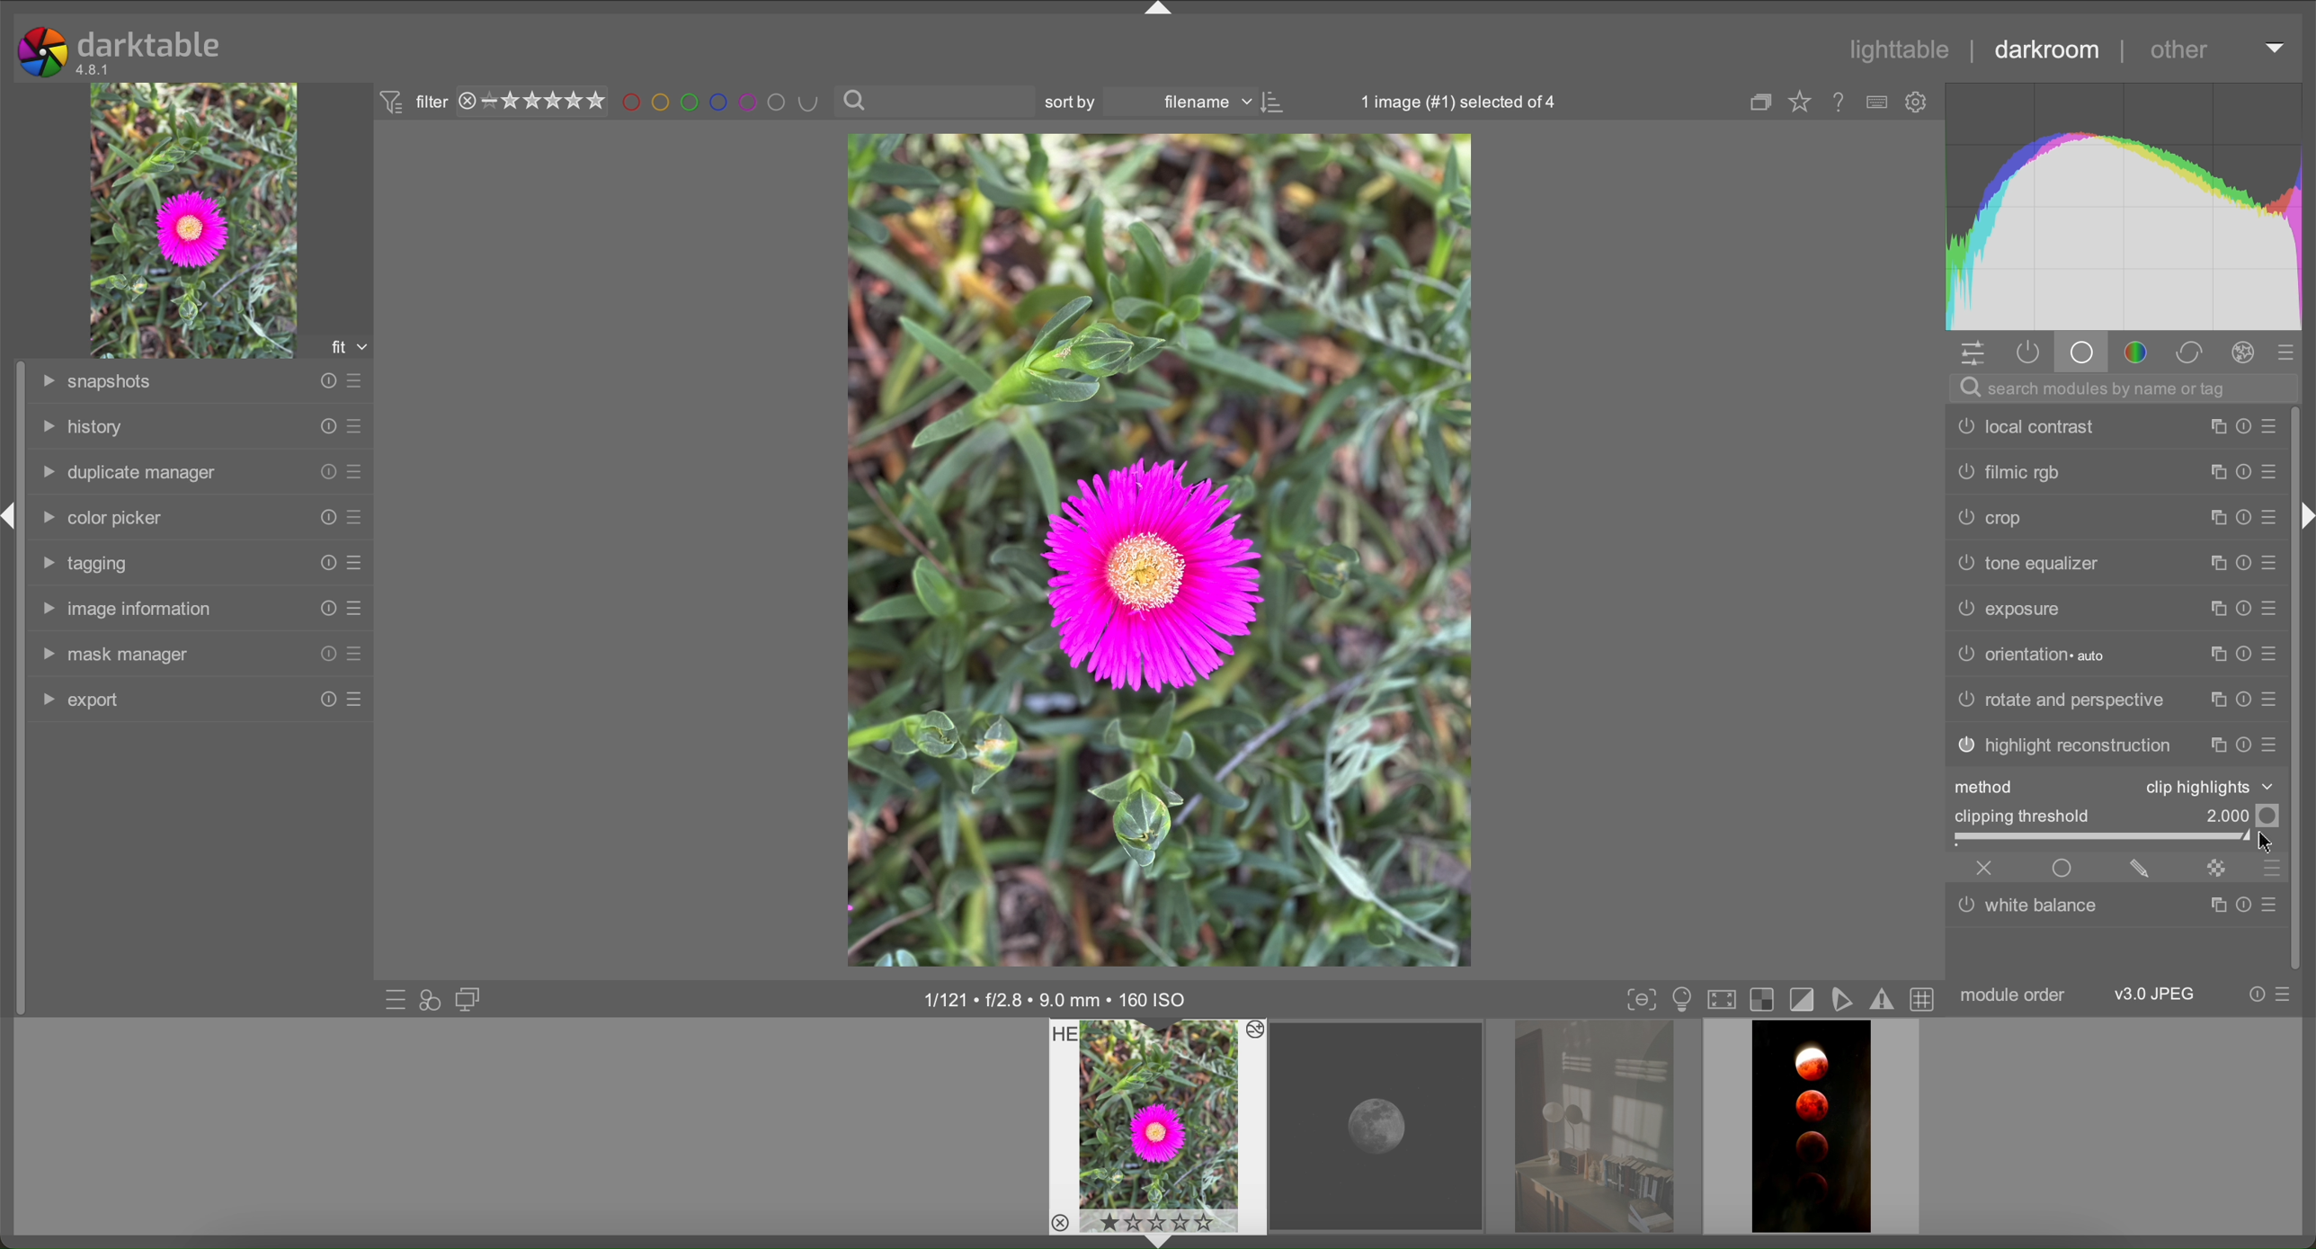 The image size is (2316, 1249). Describe the element at coordinates (2216, 906) in the screenshot. I see `copy` at that location.